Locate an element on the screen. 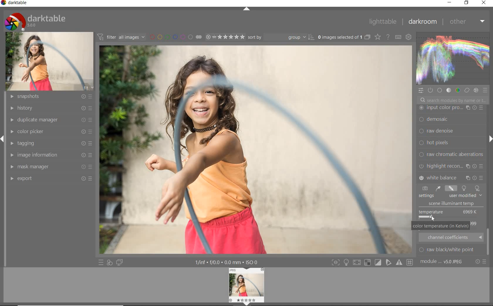  toggle mode  is located at coordinates (368, 263).